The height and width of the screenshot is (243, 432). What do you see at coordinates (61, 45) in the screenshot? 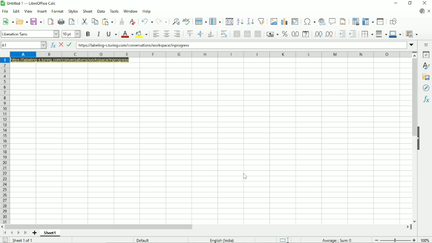
I see `Cancel` at bounding box center [61, 45].